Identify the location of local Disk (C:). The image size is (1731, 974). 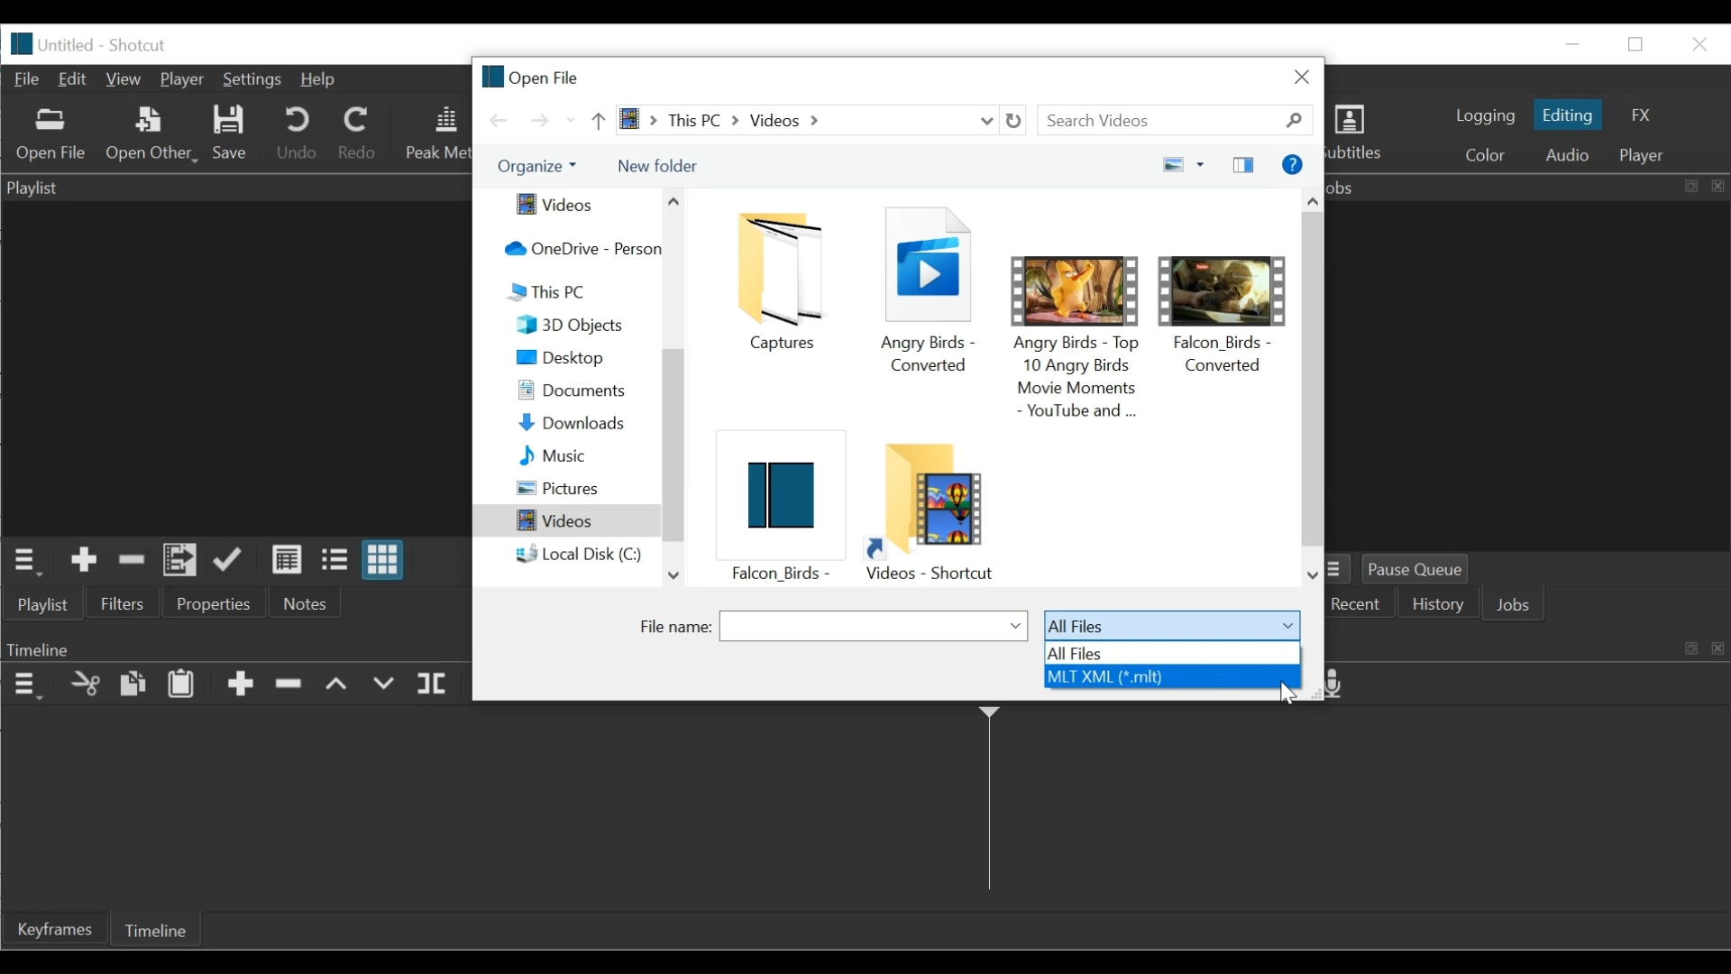
(580, 555).